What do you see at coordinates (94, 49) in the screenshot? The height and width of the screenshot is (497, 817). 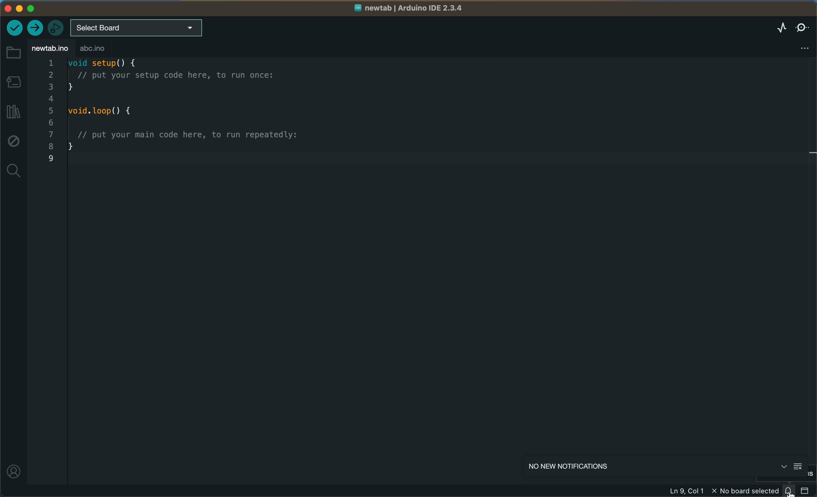 I see `abc ` at bounding box center [94, 49].